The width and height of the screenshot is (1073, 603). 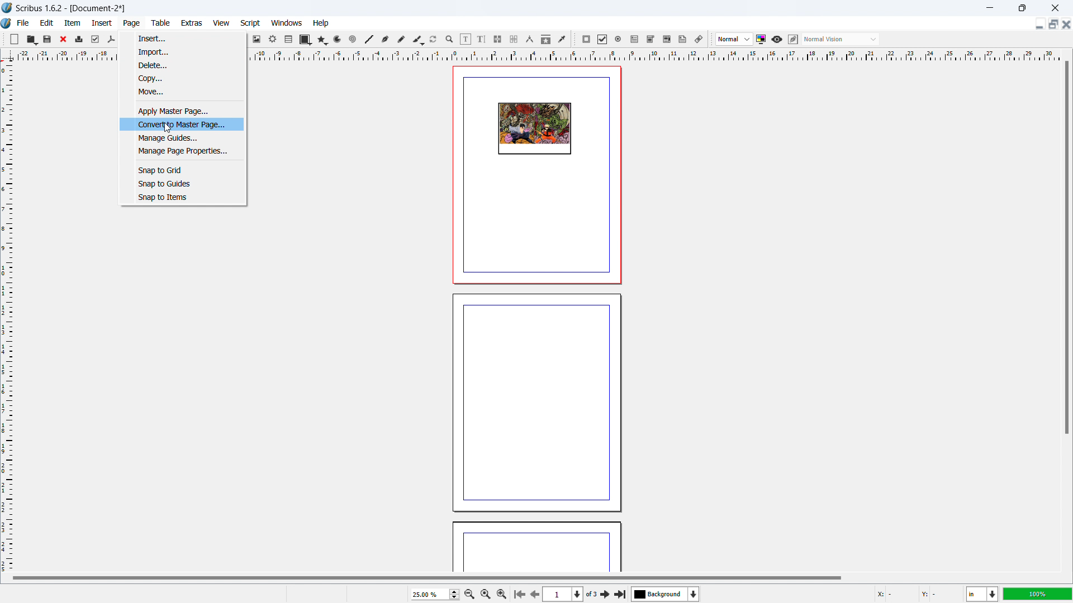 I want to click on pdf text field, so click(x=635, y=40).